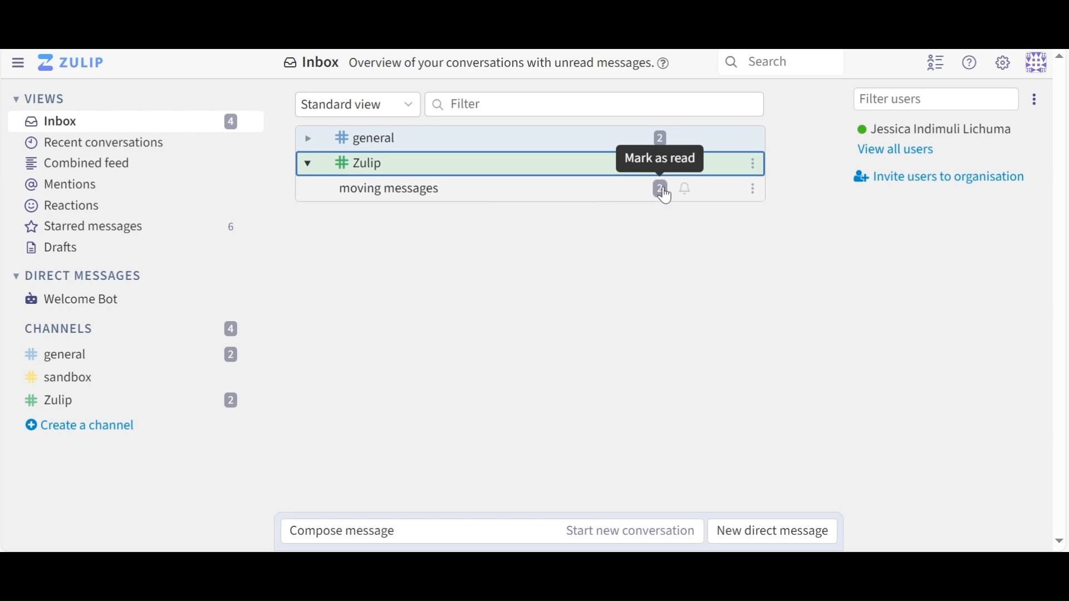 This screenshot has width=1069, height=601. Describe the element at coordinates (71, 377) in the screenshot. I see `Sandbox` at that location.